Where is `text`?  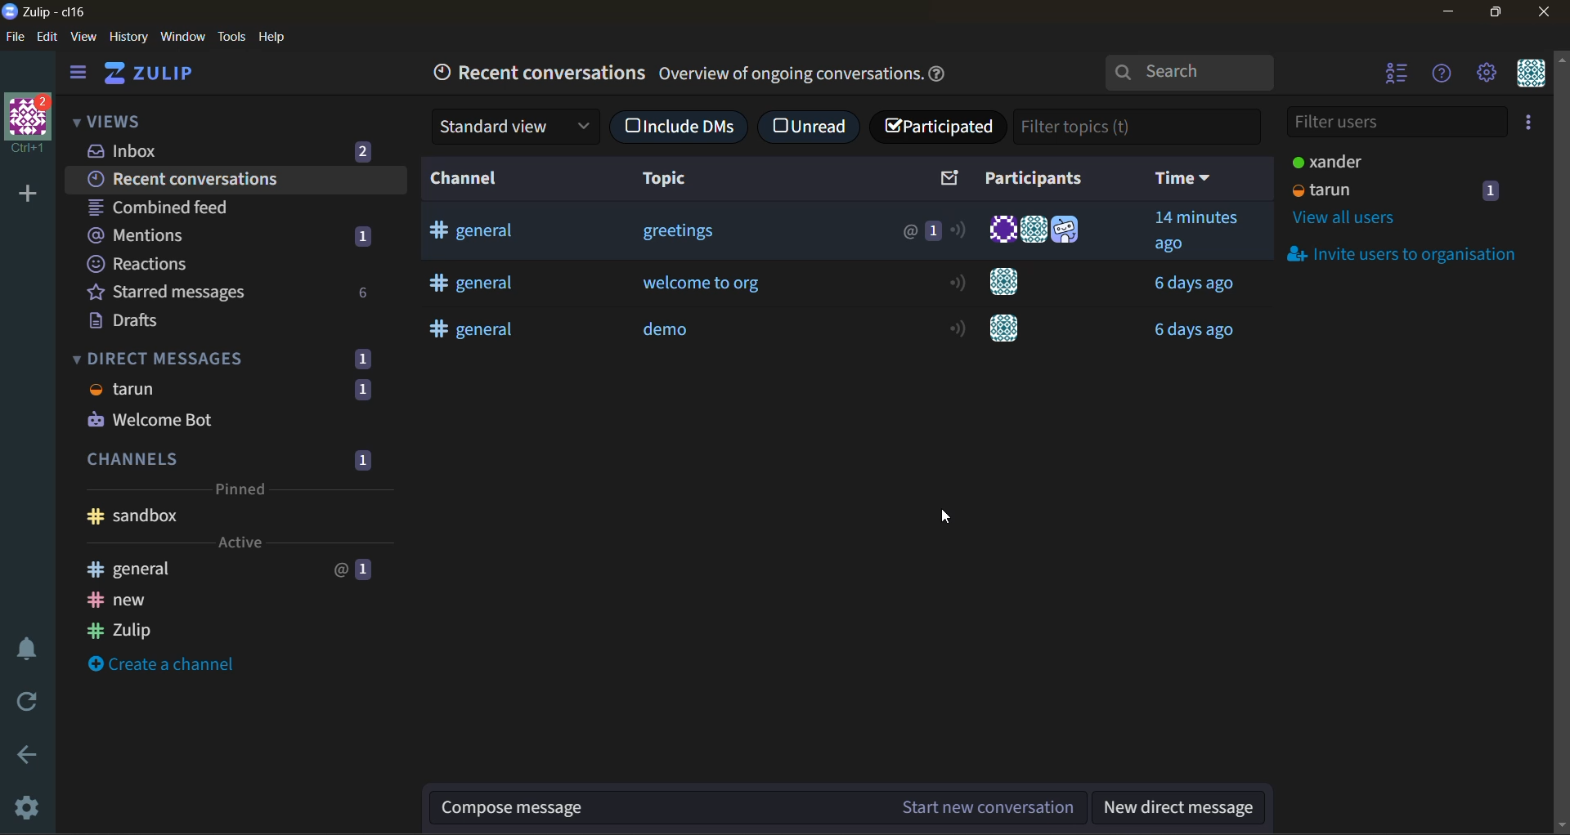
text is located at coordinates (788, 74).